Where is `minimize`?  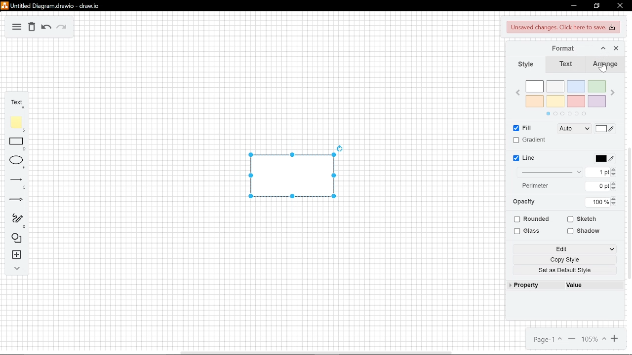
minimize is located at coordinates (572, 6).